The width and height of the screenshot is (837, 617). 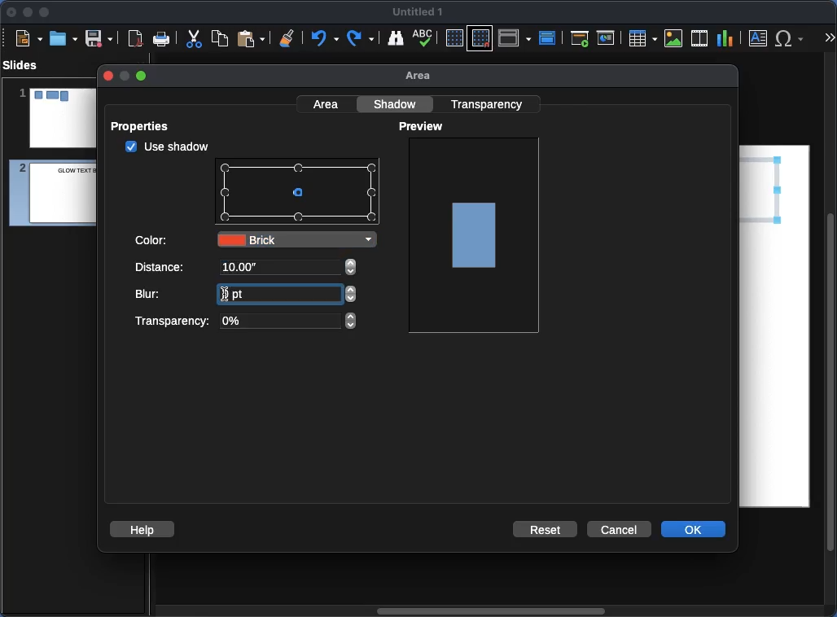 I want to click on Chart, so click(x=725, y=39).